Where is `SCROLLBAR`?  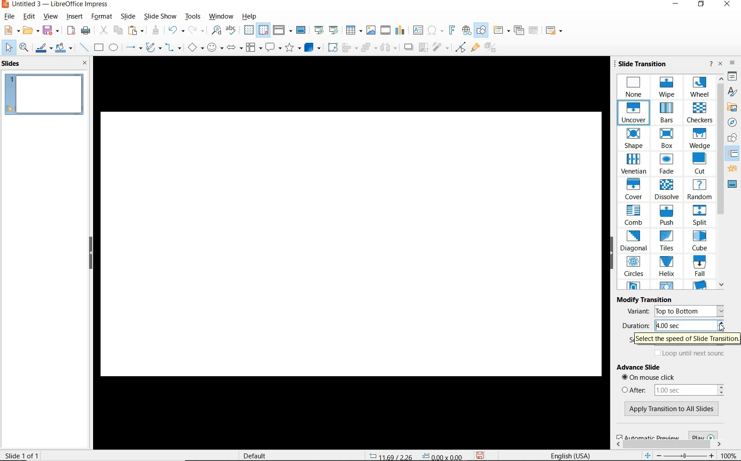 SCROLLBAR is located at coordinates (345, 446).